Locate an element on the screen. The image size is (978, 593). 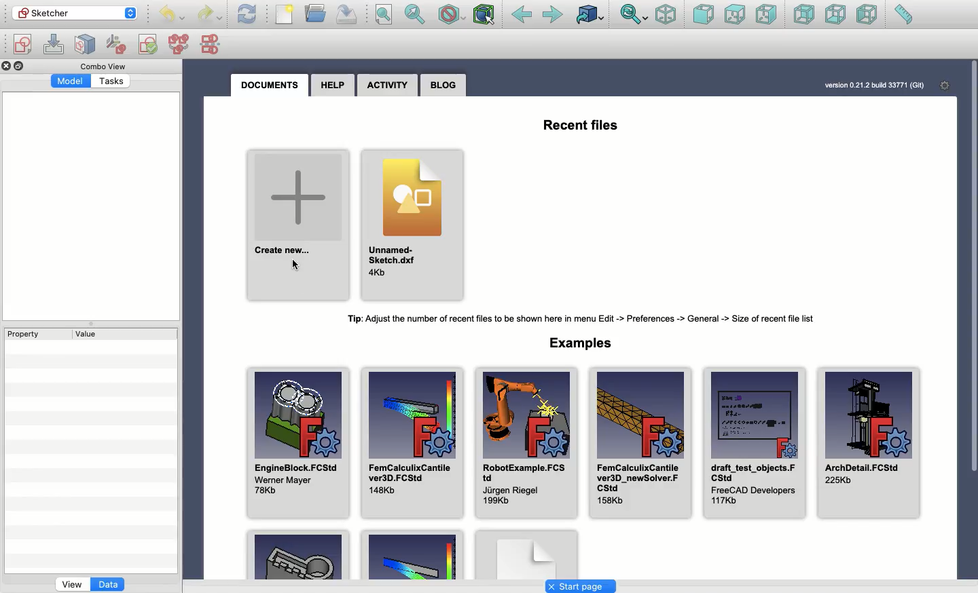
Open is located at coordinates (317, 12).